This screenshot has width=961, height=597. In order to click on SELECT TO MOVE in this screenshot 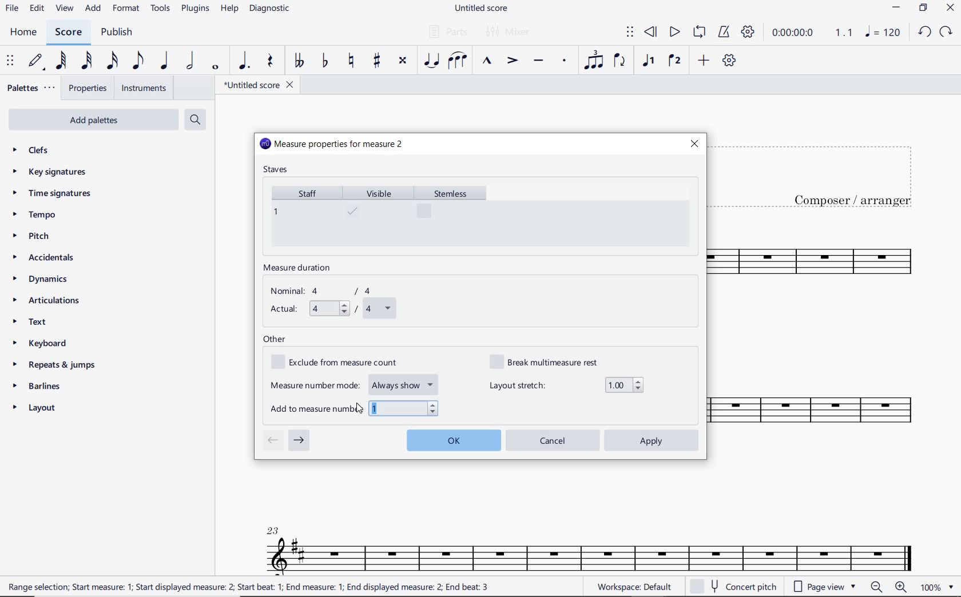, I will do `click(630, 33)`.